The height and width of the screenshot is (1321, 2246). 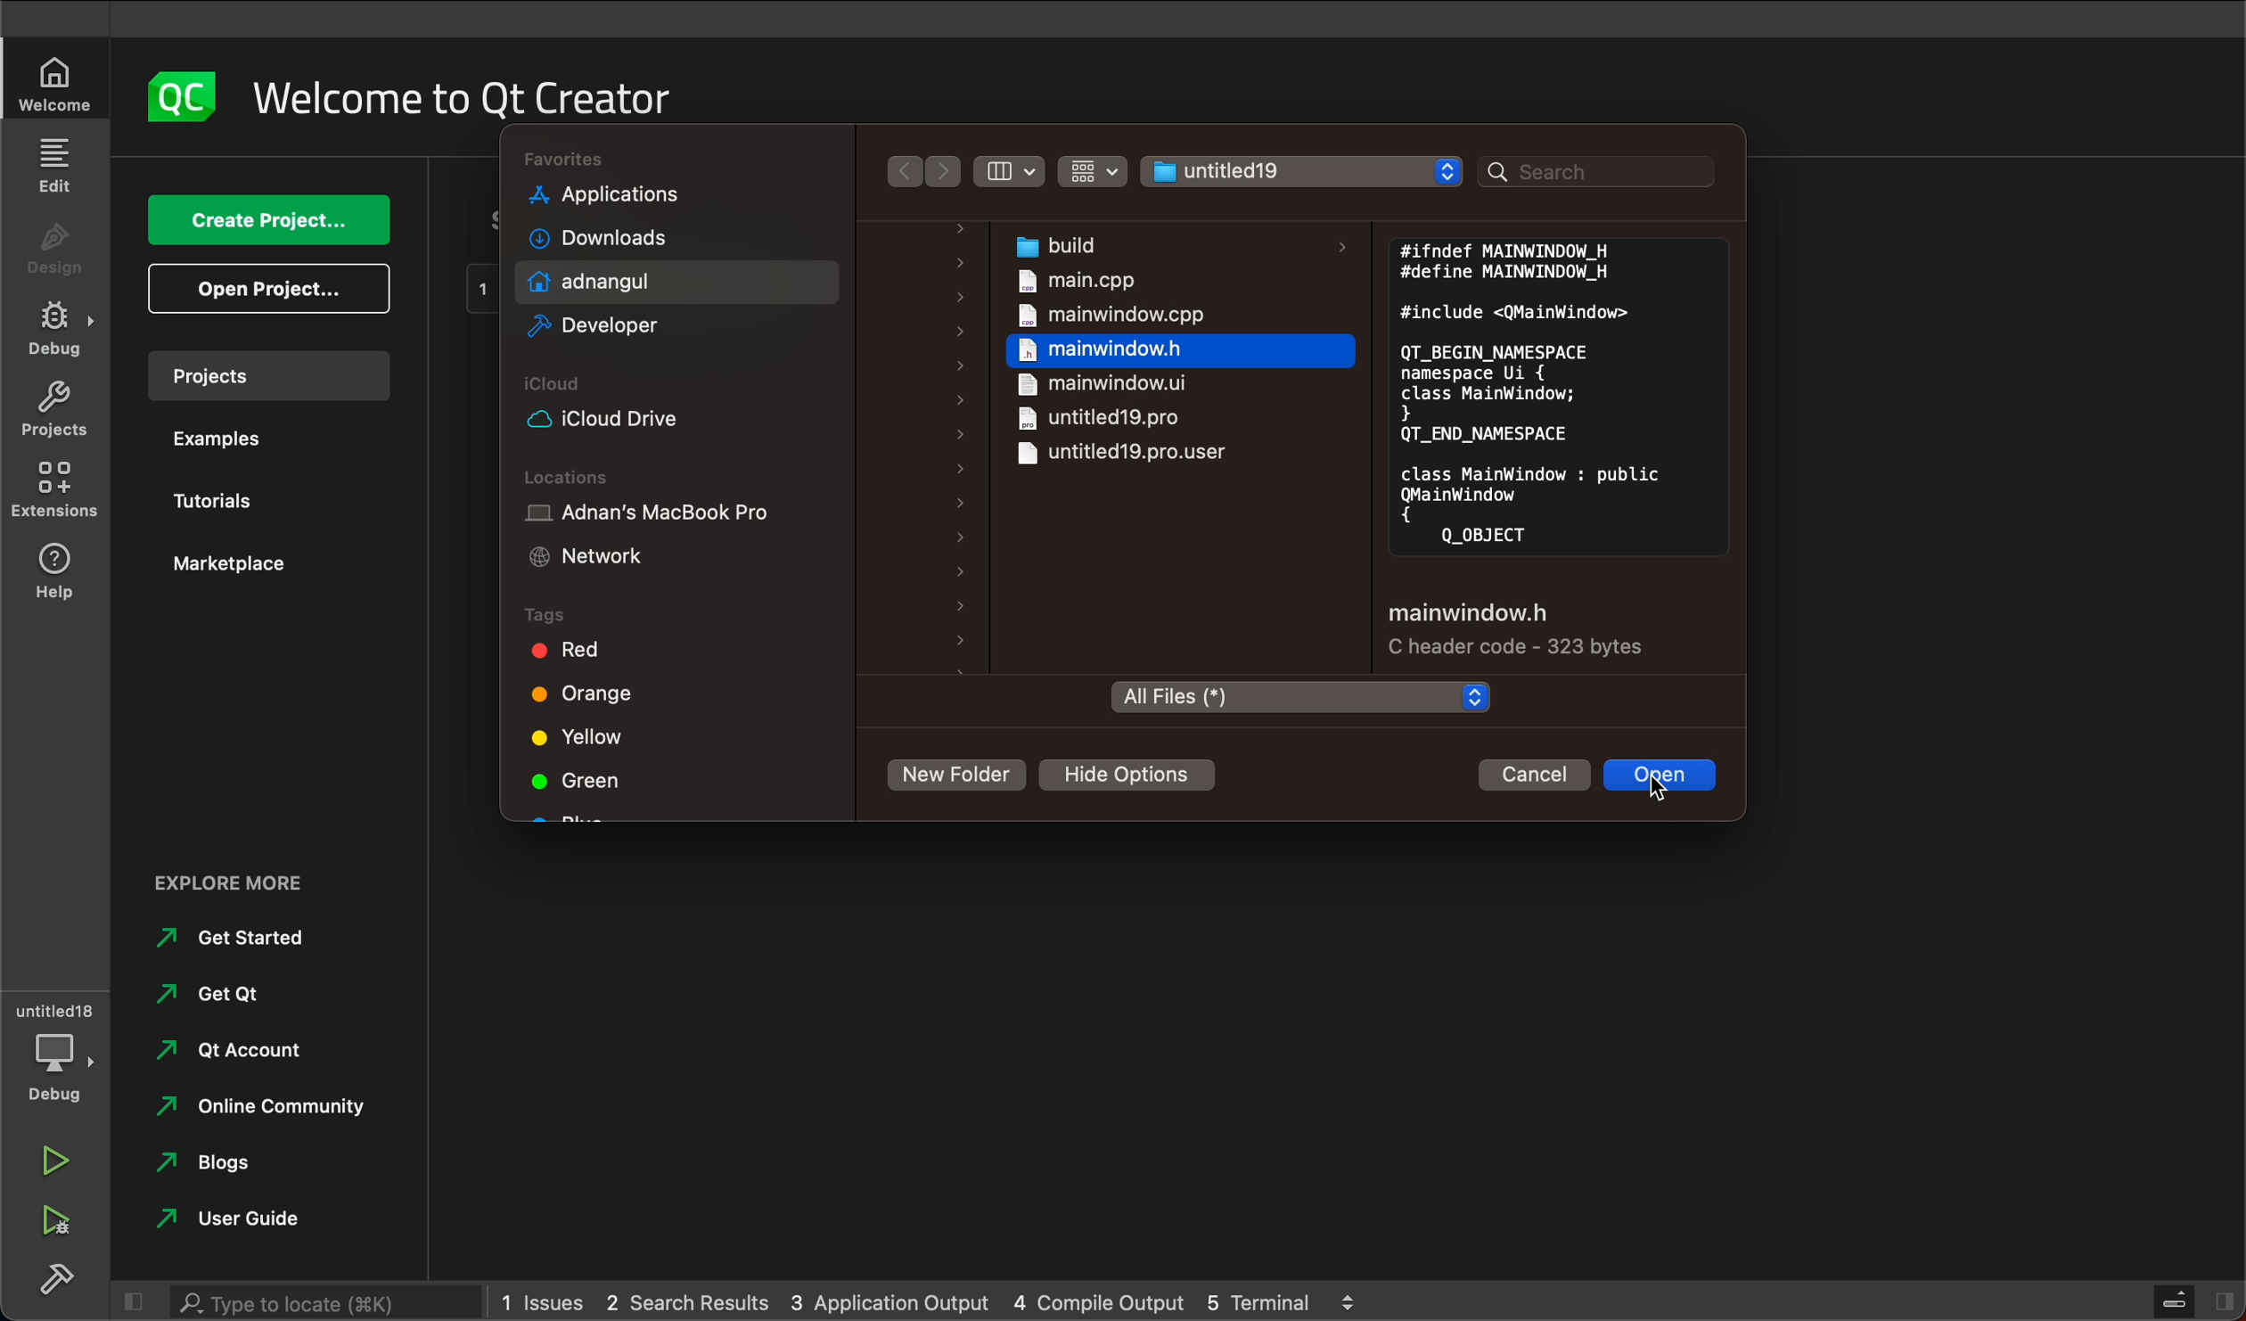 What do you see at coordinates (277, 1109) in the screenshot?
I see `online community` at bounding box center [277, 1109].